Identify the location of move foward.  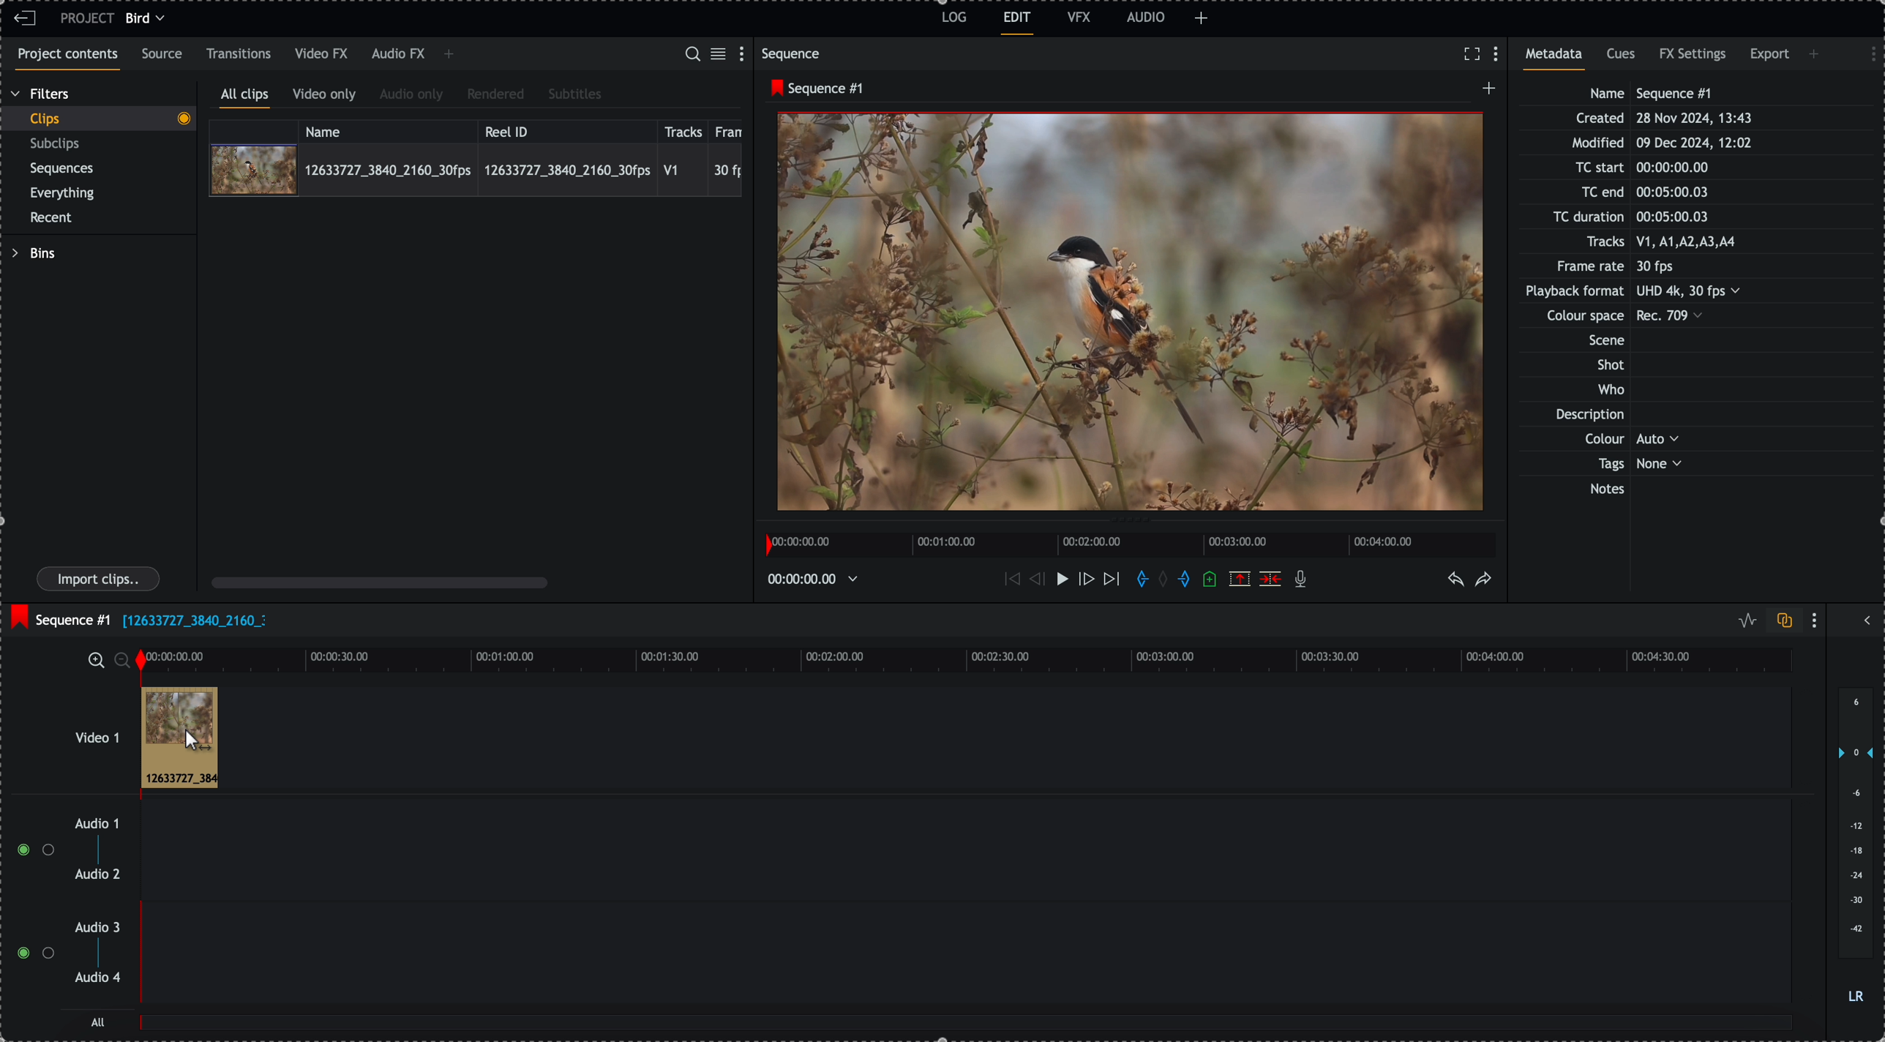
(1111, 582).